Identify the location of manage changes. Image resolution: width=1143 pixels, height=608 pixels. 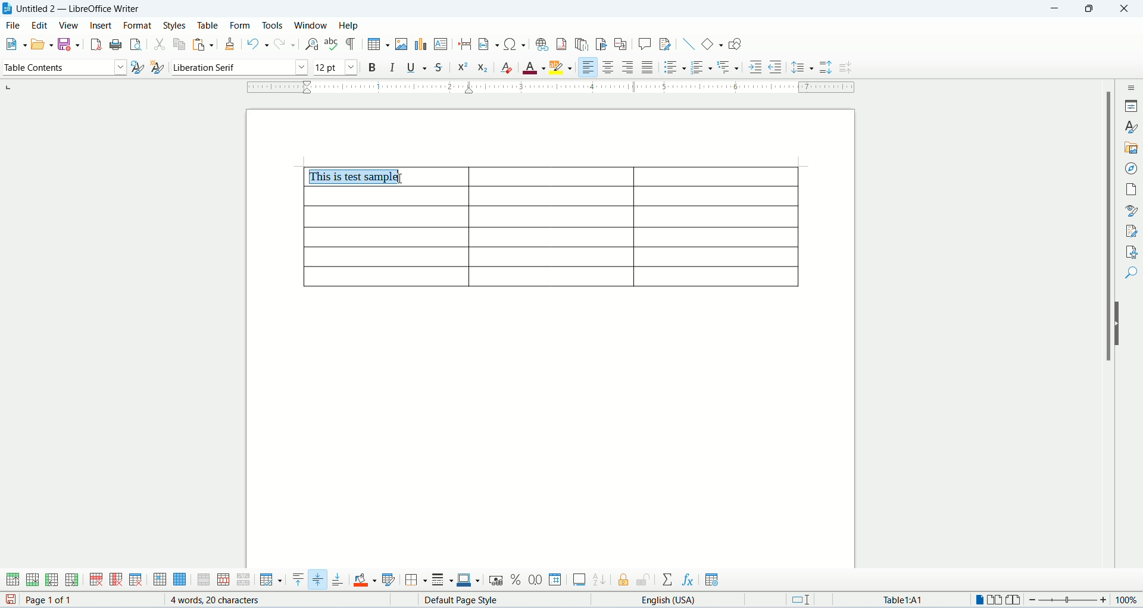
(1132, 231).